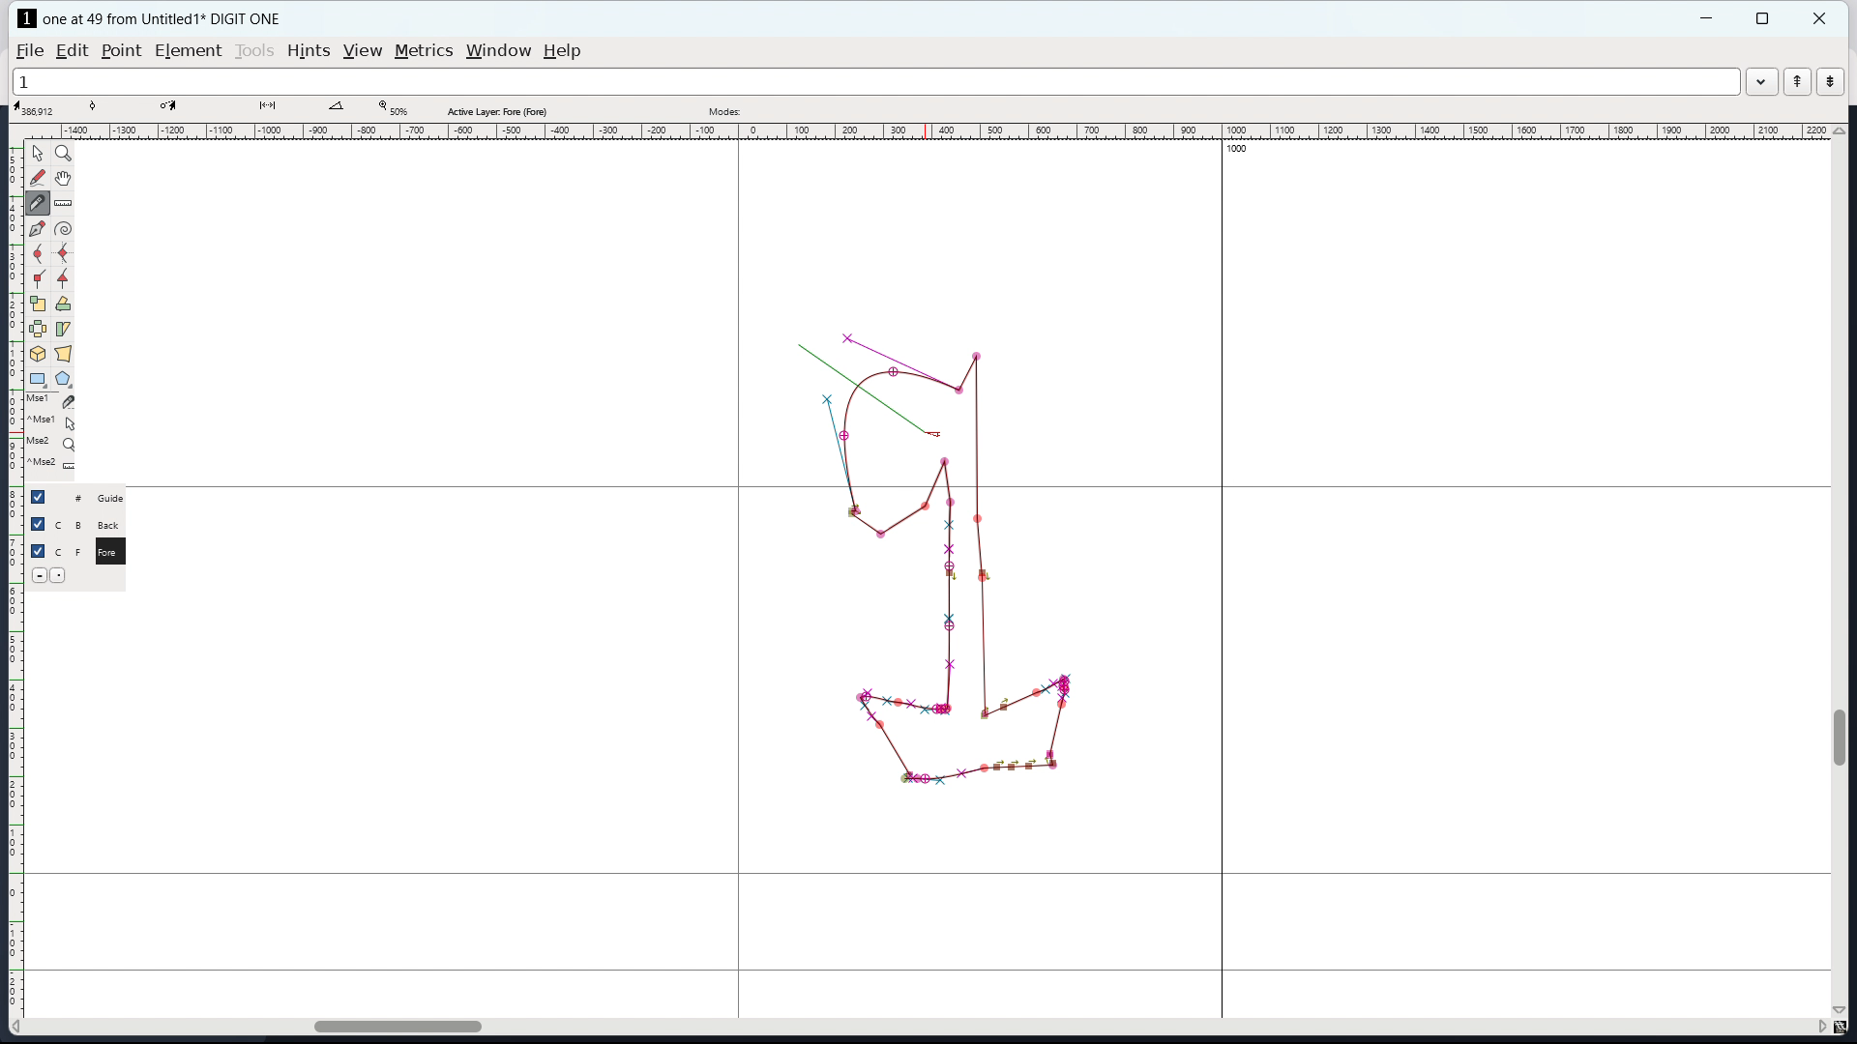 Image resolution: width=1857 pixels, height=1044 pixels. Describe the element at coordinates (938, 132) in the screenshot. I see `horizontal ruler` at that location.